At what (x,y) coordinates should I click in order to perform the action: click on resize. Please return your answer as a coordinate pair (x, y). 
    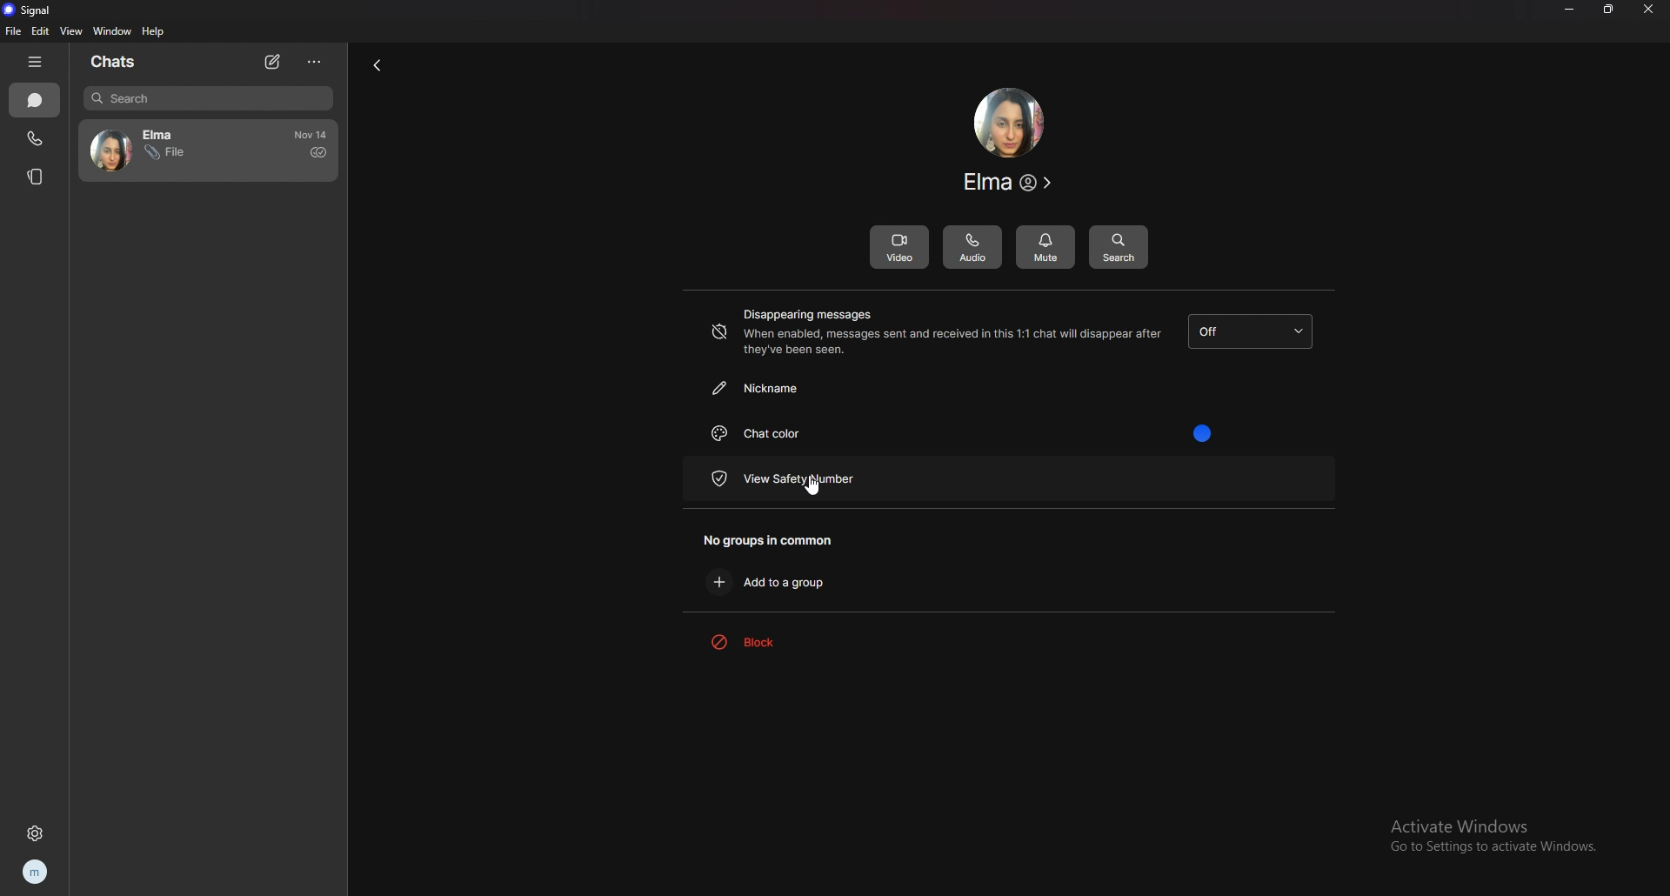
    Looking at the image, I should click on (1608, 10).